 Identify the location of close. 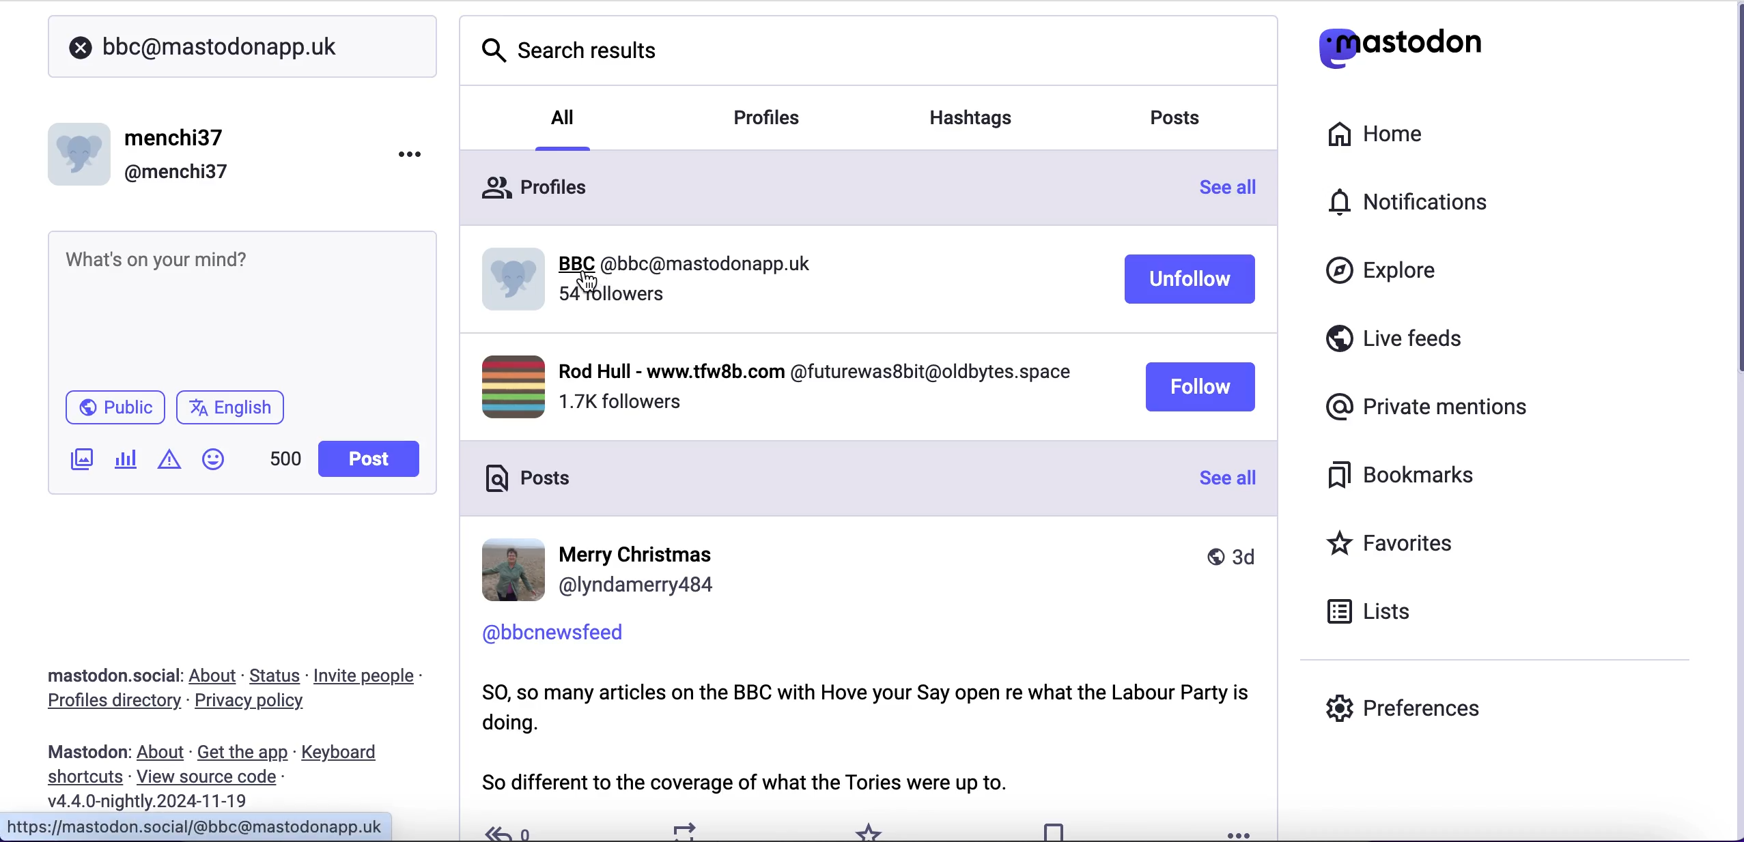
(81, 48).